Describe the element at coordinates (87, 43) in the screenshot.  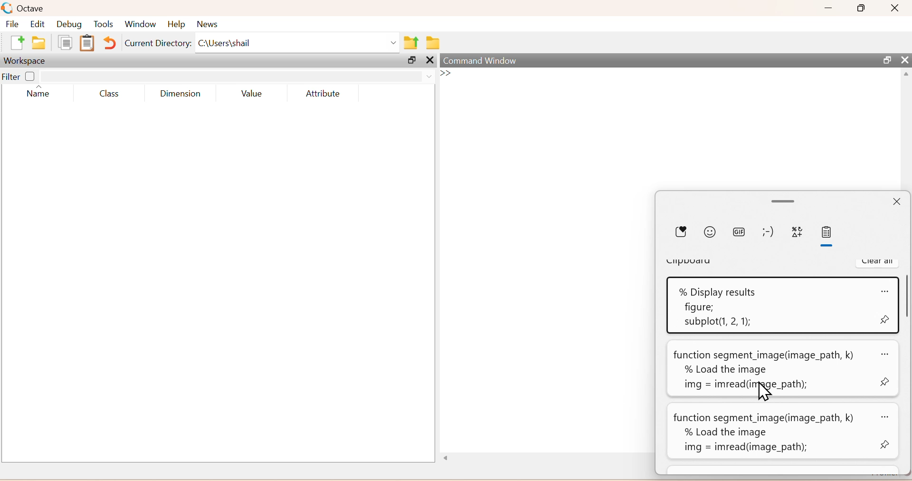
I see `paste` at that location.